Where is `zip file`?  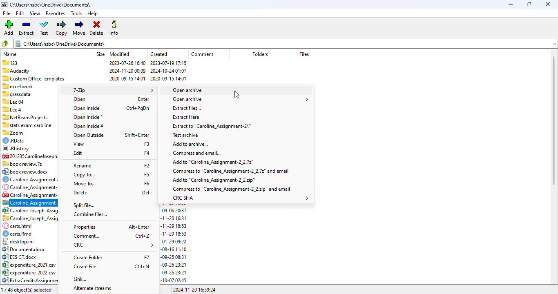
zip file is located at coordinates (30, 202).